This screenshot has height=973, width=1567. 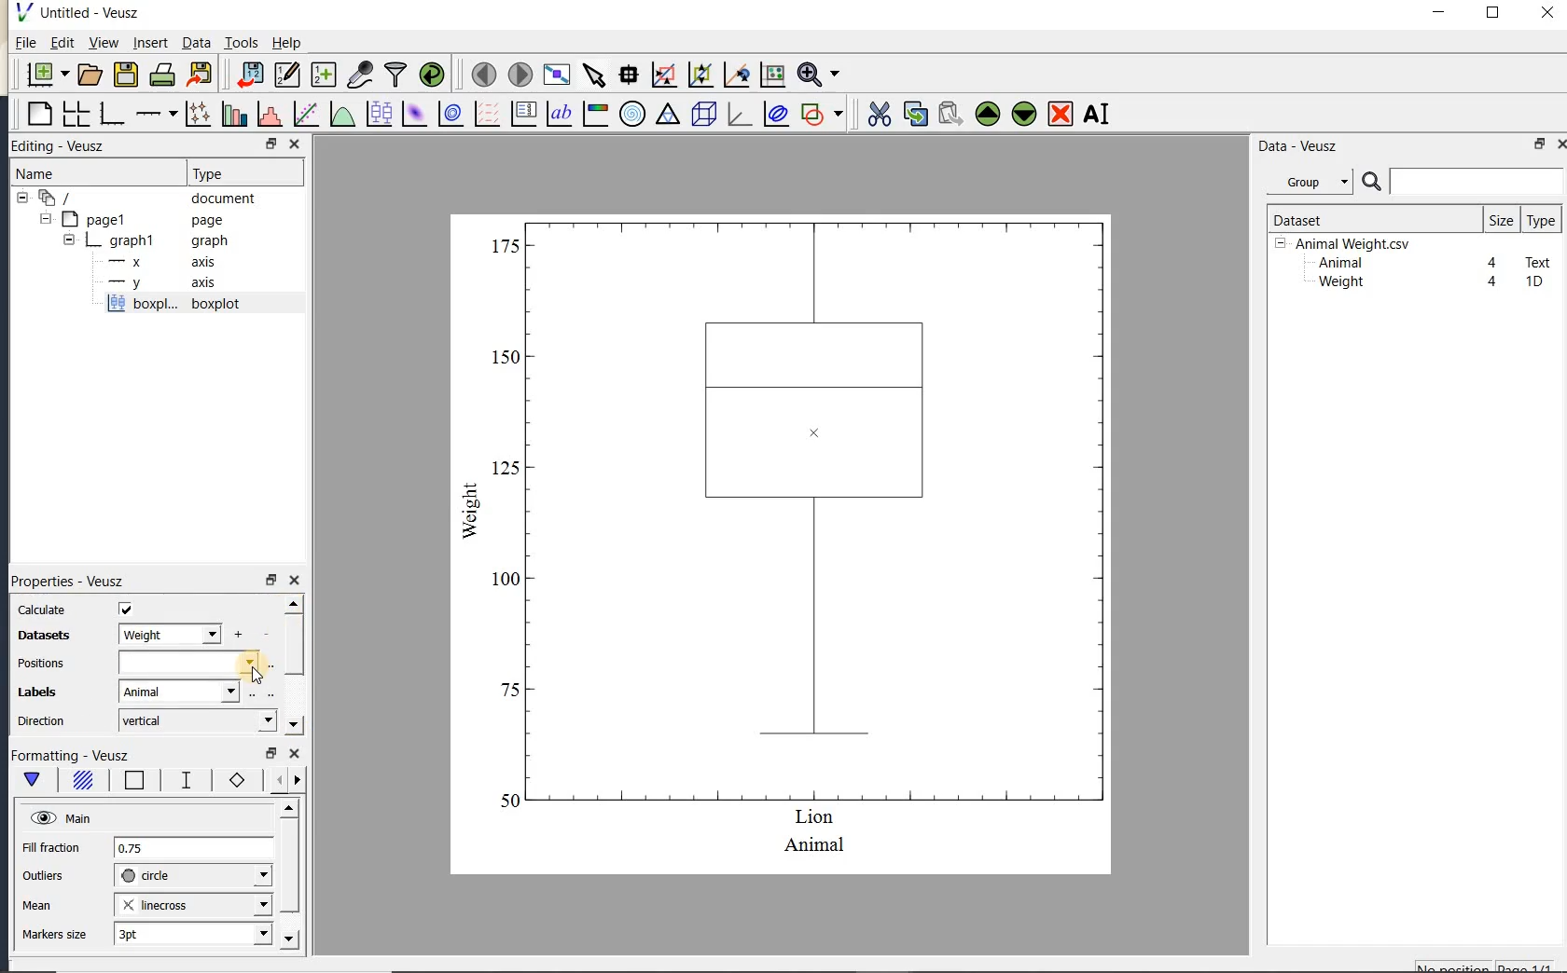 What do you see at coordinates (270, 580) in the screenshot?
I see `restore` at bounding box center [270, 580].